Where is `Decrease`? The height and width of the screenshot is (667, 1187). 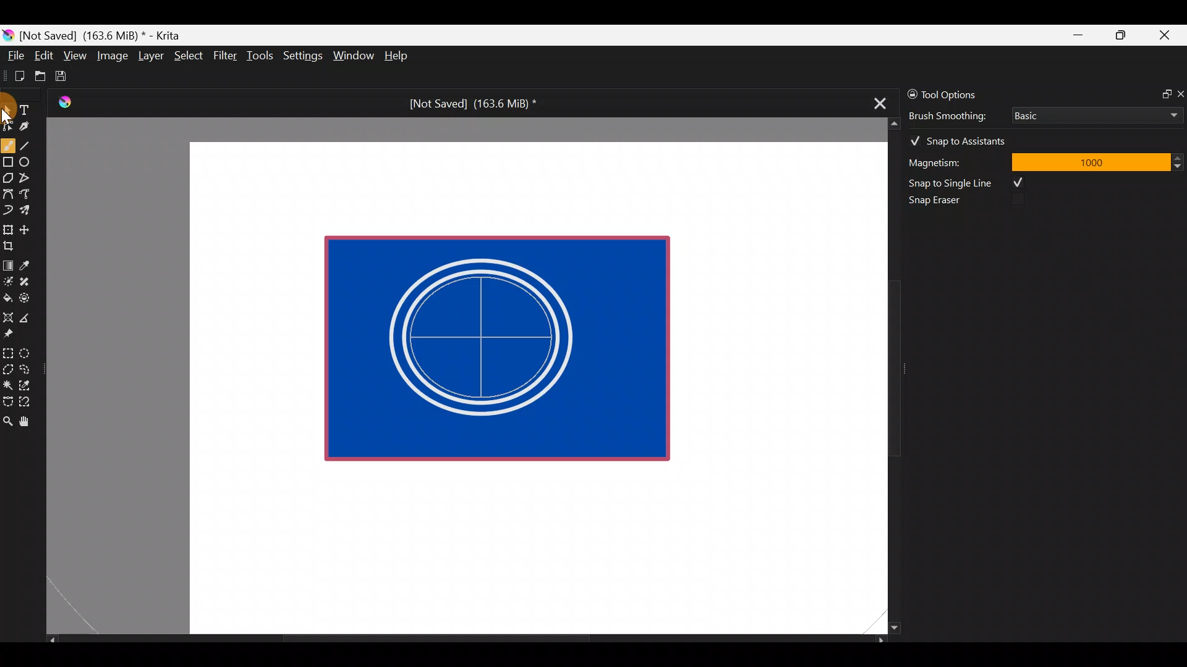 Decrease is located at coordinates (1180, 166).